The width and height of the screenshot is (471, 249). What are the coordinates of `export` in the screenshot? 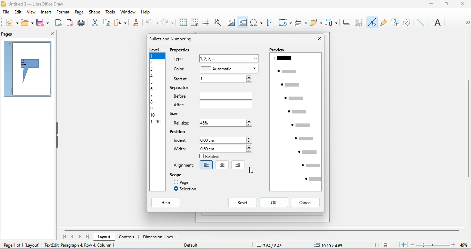 It's located at (58, 23).